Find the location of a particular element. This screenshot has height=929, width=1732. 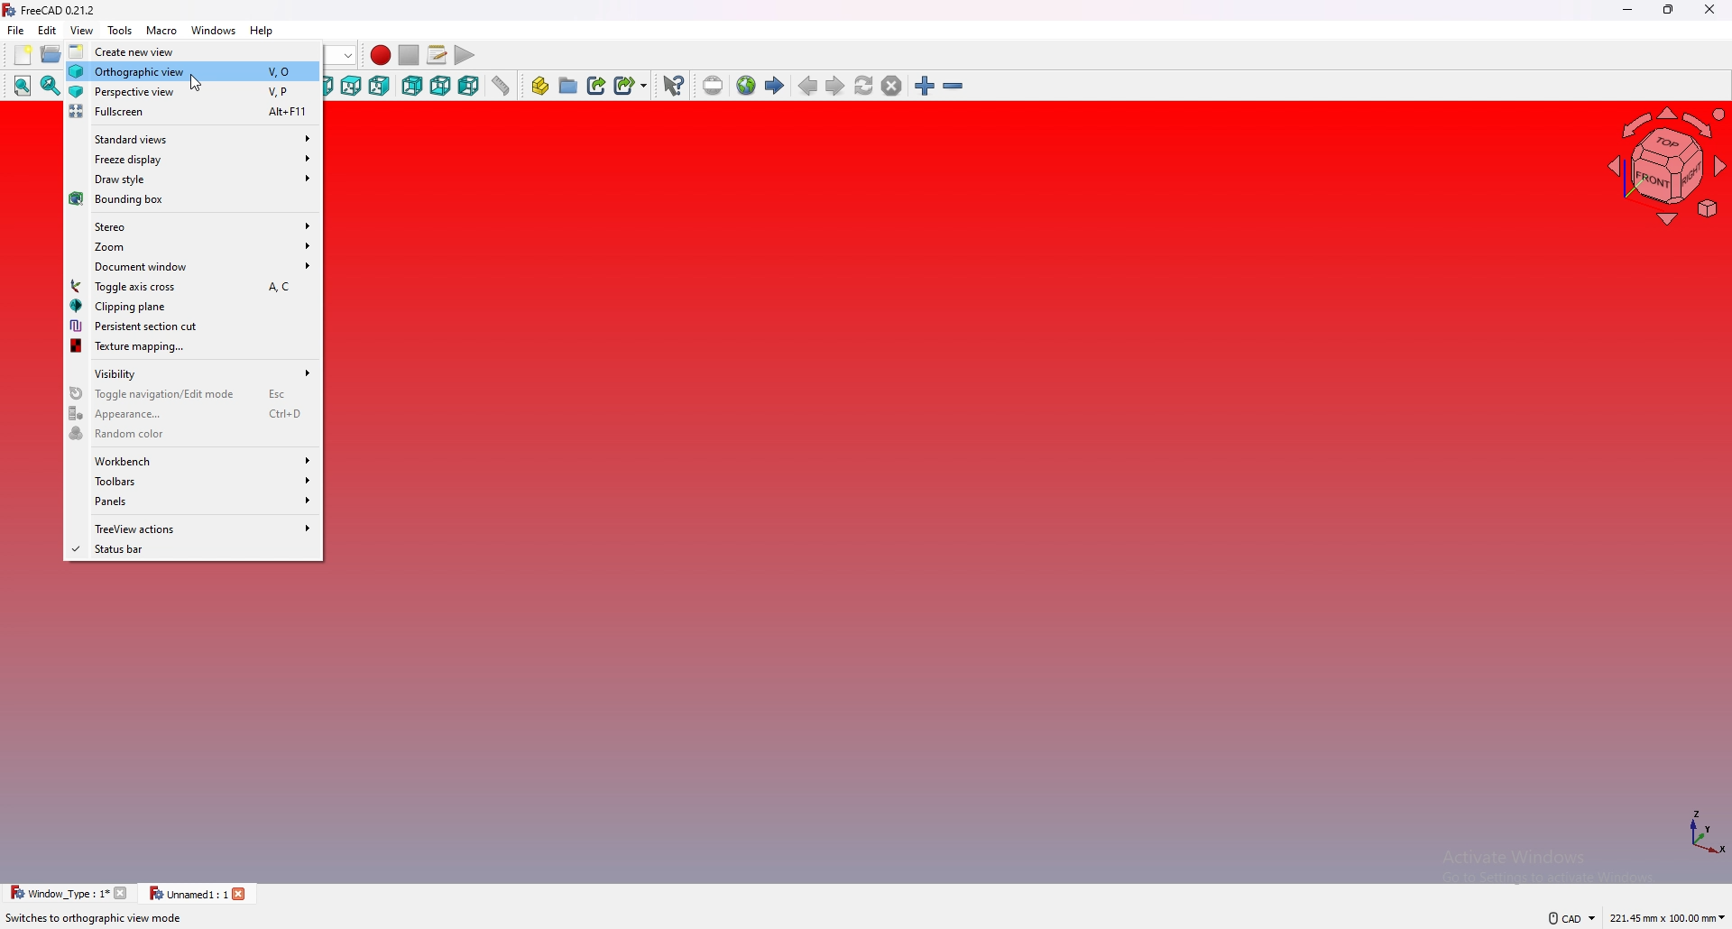

axis is located at coordinates (1708, 832).